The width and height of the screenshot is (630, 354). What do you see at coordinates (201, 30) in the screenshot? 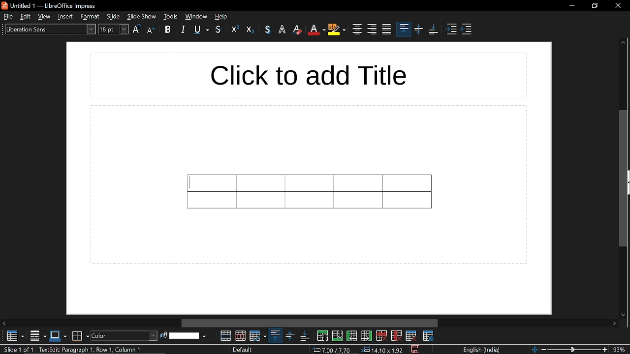
I see `underline` at bounding box center [201, 30].